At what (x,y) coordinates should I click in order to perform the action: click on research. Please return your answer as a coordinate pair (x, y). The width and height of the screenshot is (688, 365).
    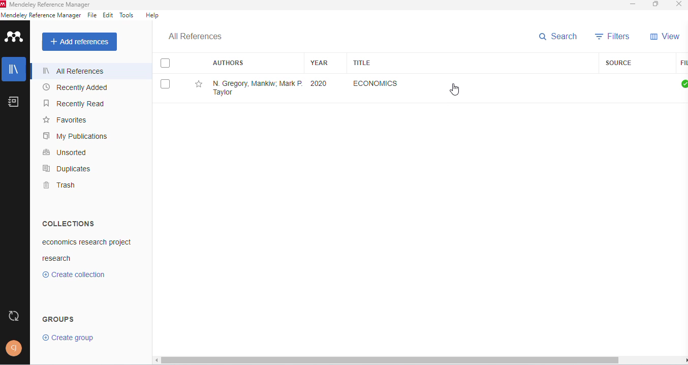
    Looking at the image, I should click on (56, 258).